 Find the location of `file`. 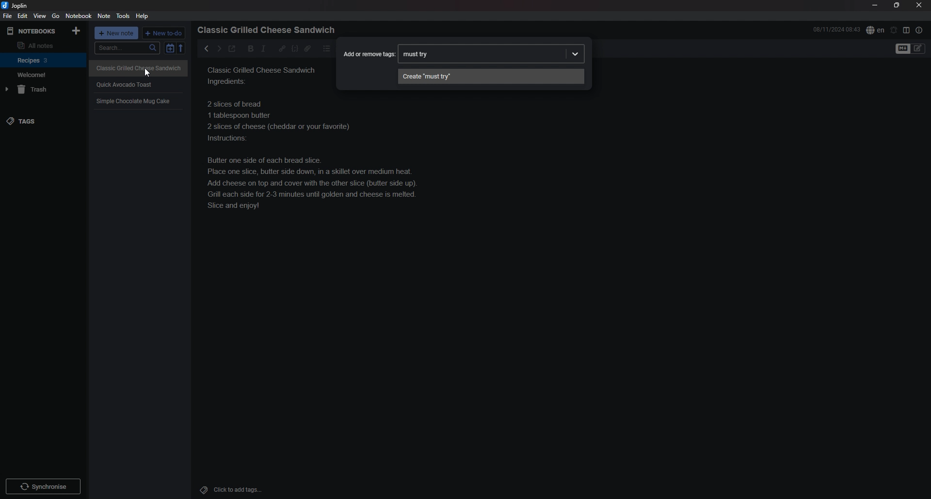

file is located at coordinates (7, 16).